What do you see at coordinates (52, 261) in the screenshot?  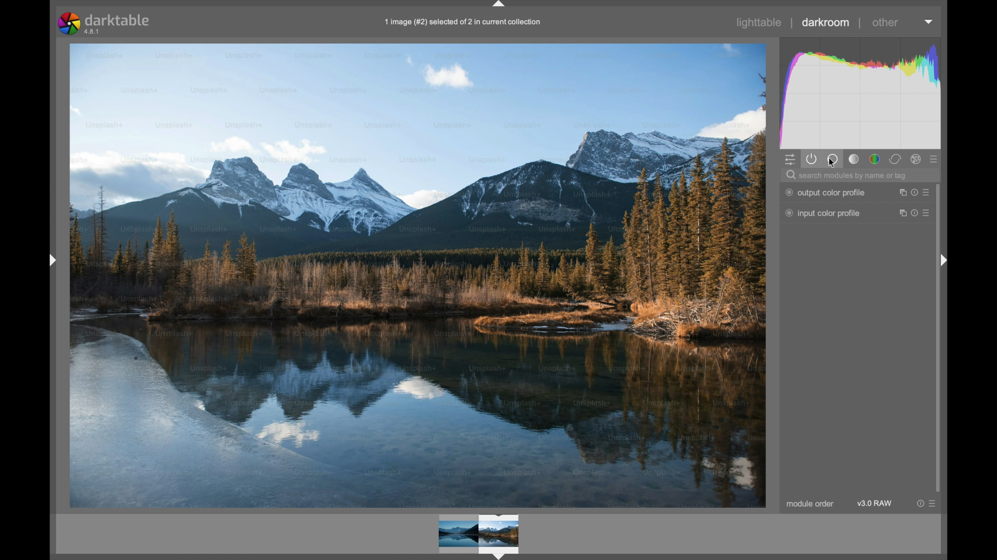 I see `drag handle` at bounding box center [52, 261].